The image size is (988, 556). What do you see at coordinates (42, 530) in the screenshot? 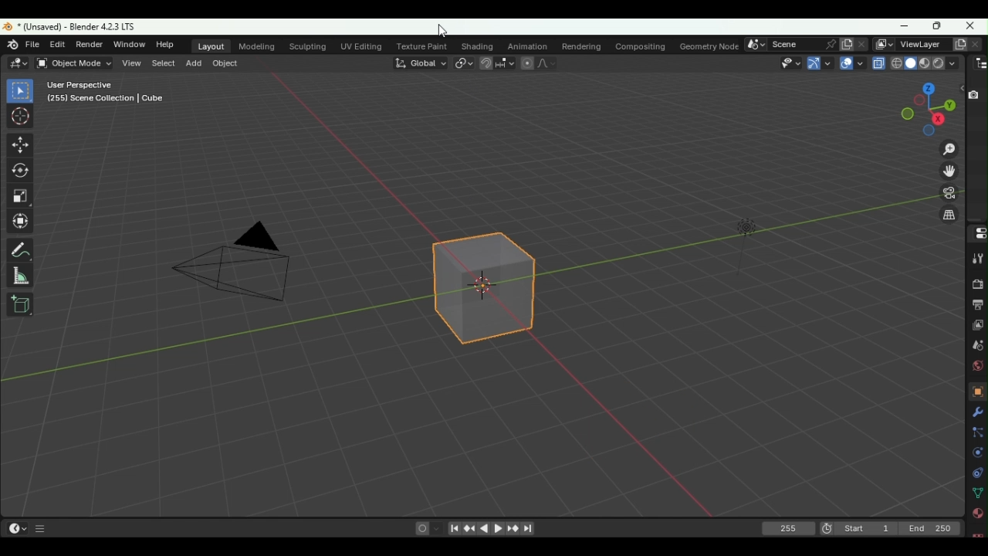
I see `GUI show/hide` at bounding box center [42, 530].